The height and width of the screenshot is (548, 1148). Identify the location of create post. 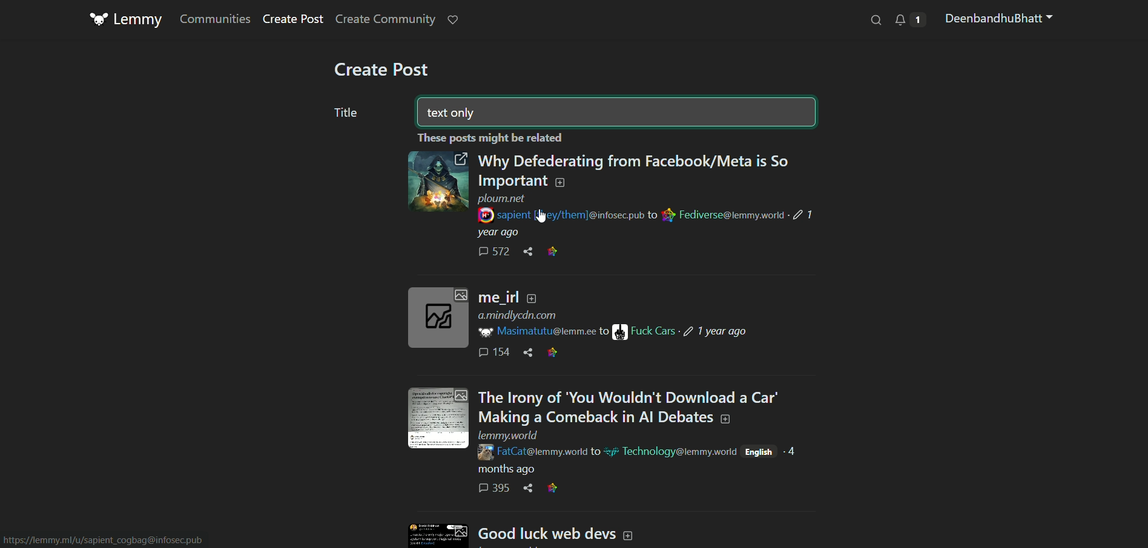
(294, 20).